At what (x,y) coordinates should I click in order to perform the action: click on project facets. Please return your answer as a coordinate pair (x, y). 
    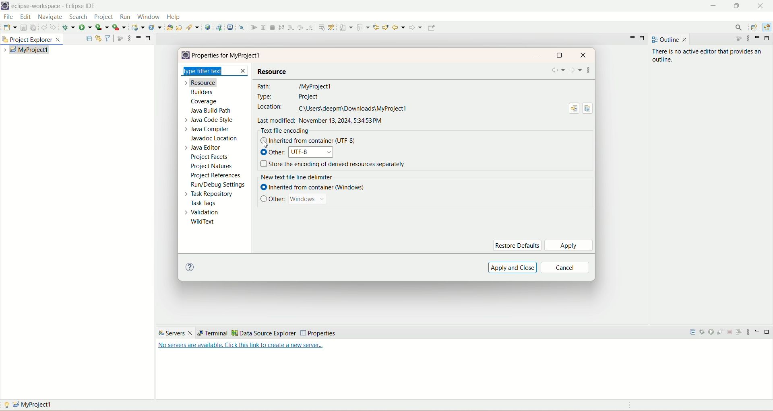
    Looking at the image, I should click on (209, 157).